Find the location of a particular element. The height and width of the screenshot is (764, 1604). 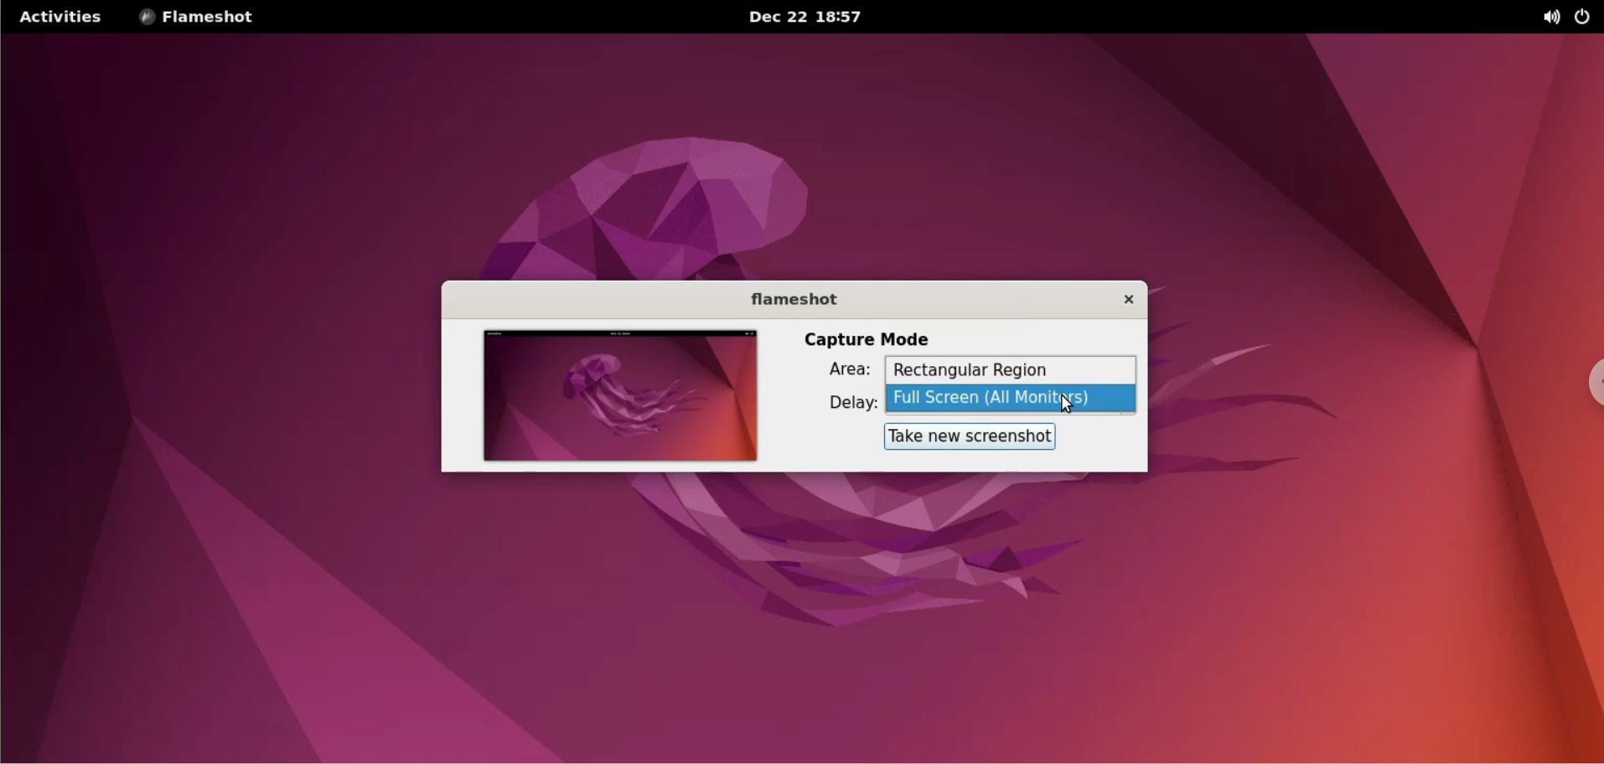

flameshot  is located at coordinates (784, 298).